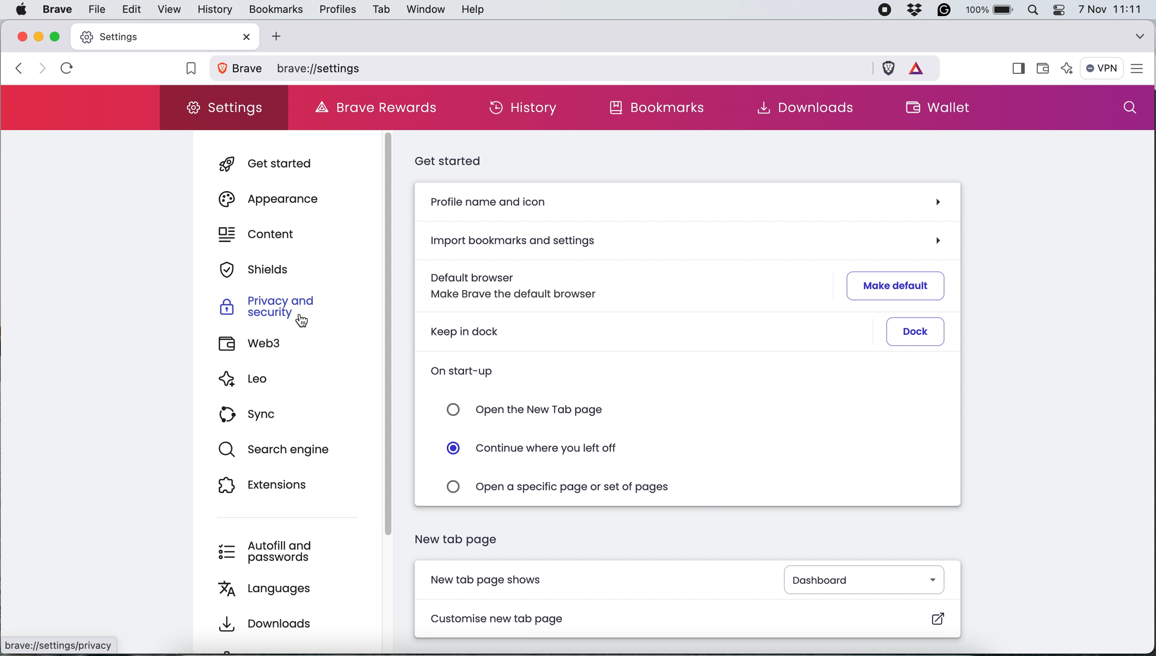 This screenshot has height=656, width=1156. What do you see at coordinates (261, 234) in the screenshot?
I see `content` at bounding box center [261, 234].